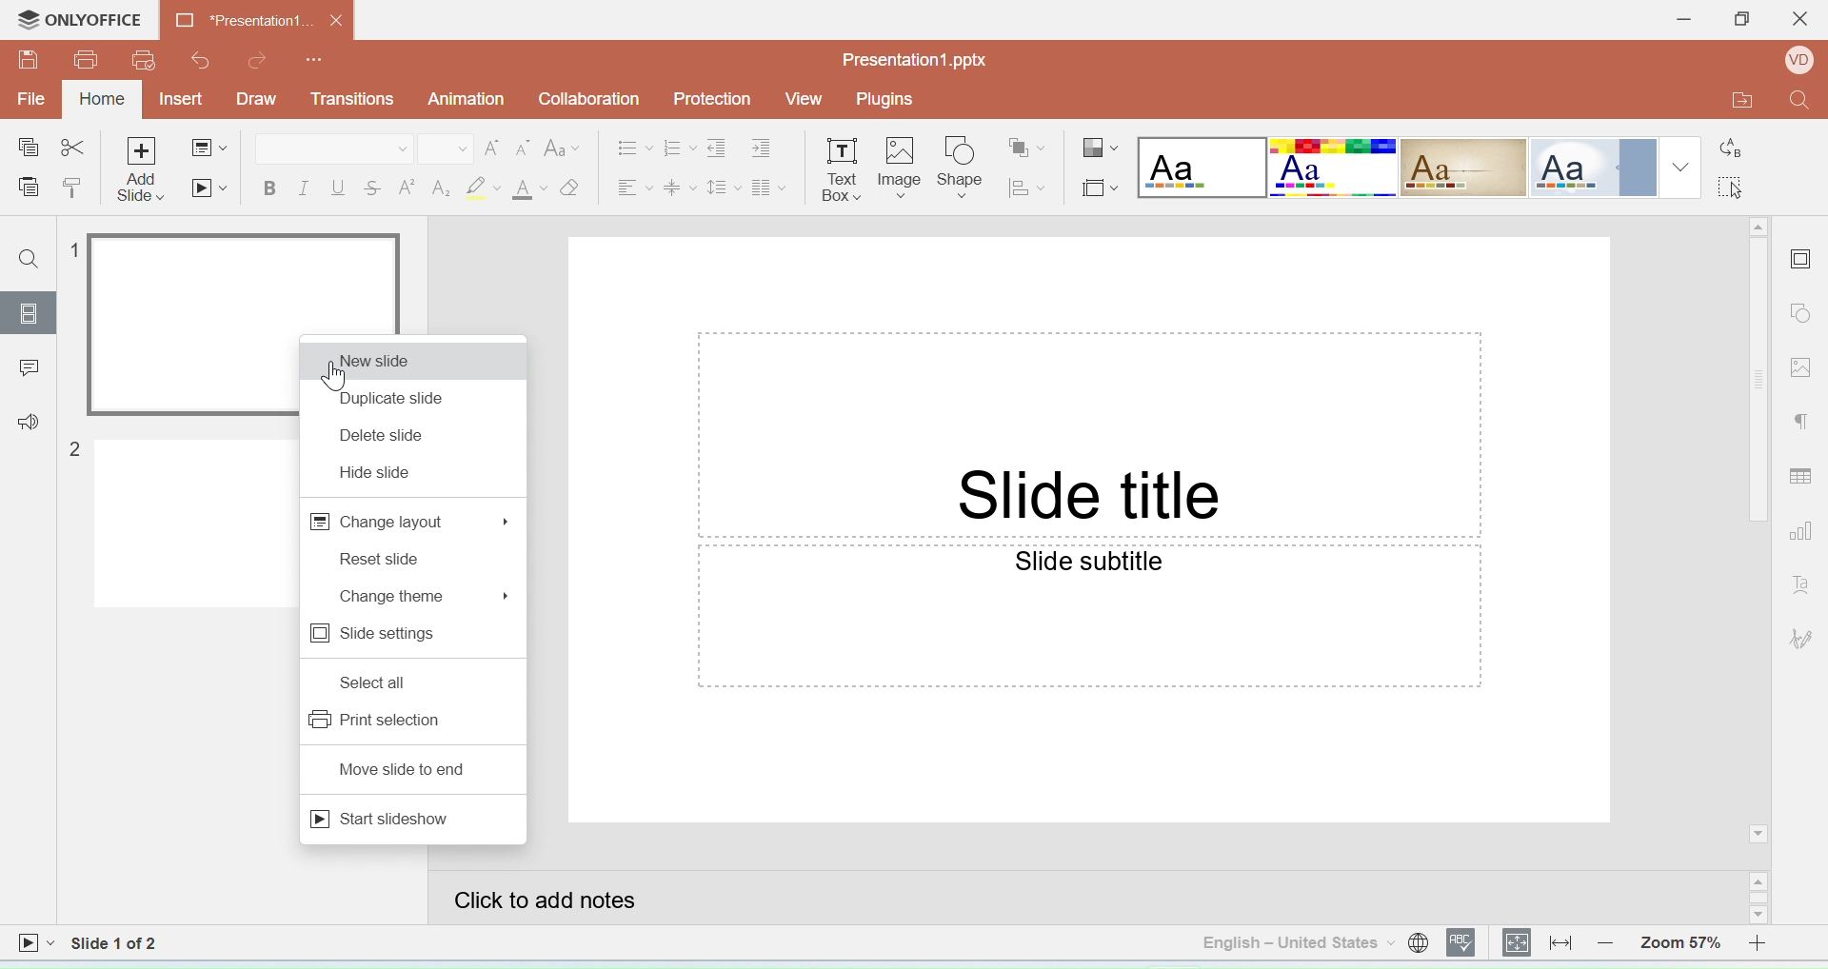 The width and height of the screenshot is (1828, 969). Describe the element at coordinates (405, 524) in the screenshot. I see `change layout` at that location.